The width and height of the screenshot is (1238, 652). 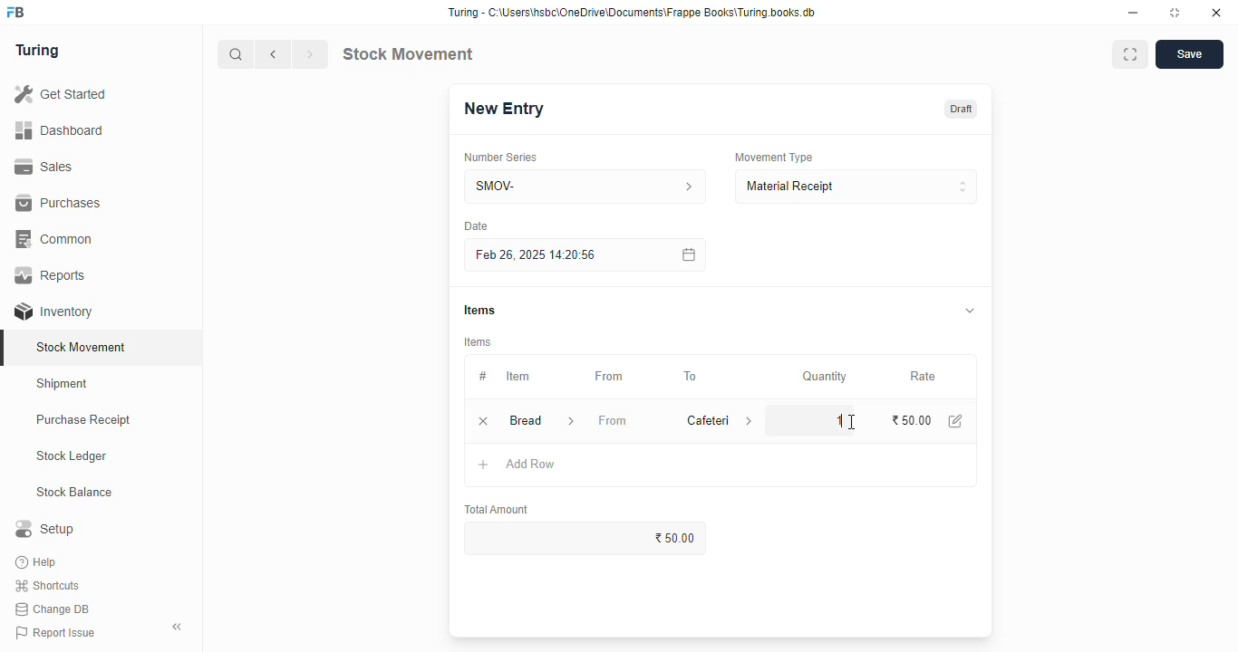 What do you see at coordinates (633, 13) in the screenshot?
I see `Turing - C:\Users\nsbc\OneDrive\Documents\Frappe Books\Turing books.db` at bounding box center [633, 13].